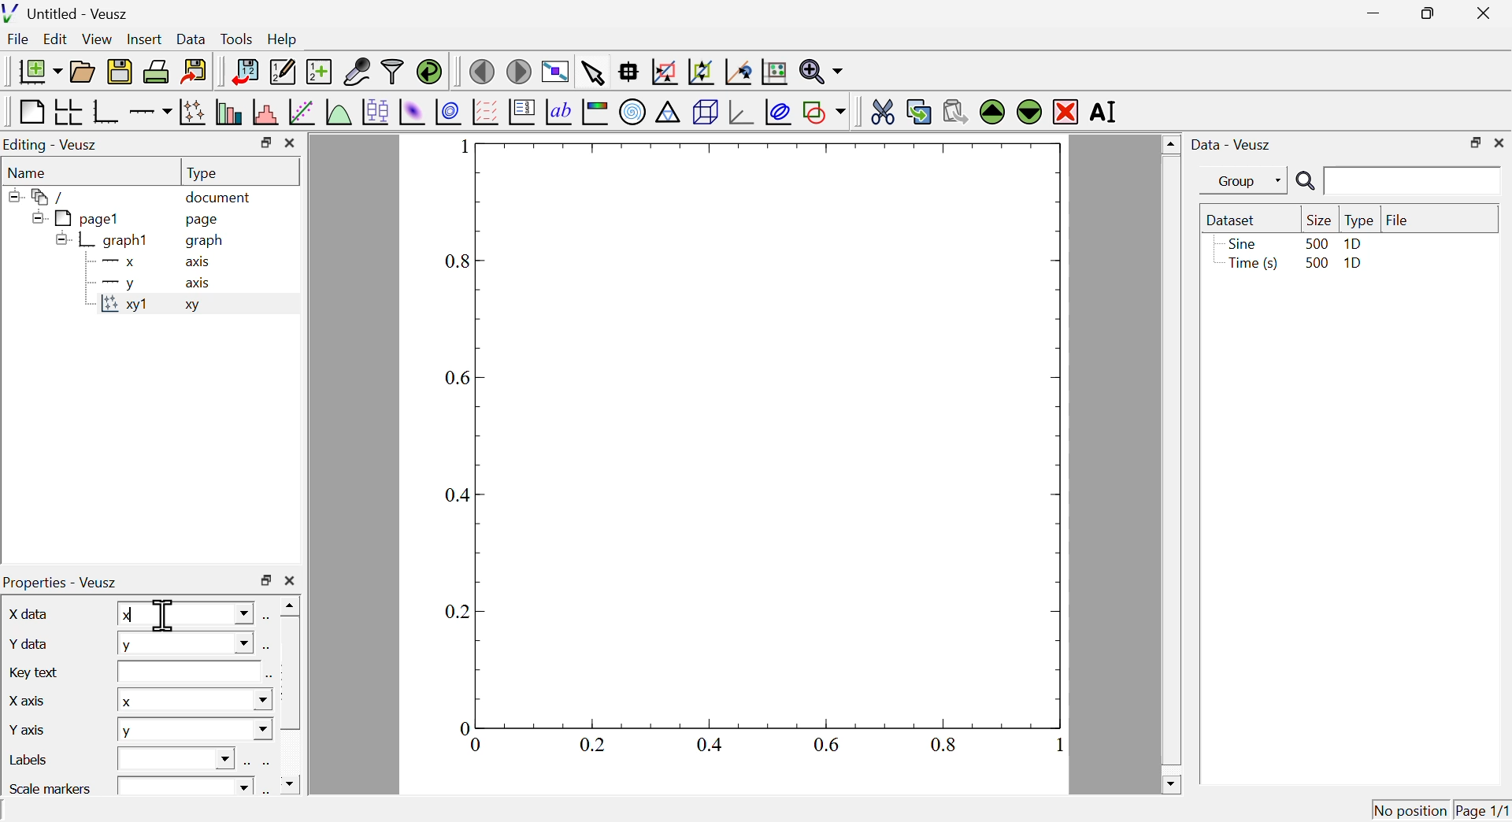  I want to click on draw a rectangle to zoom graph axes, so click(664, 72).